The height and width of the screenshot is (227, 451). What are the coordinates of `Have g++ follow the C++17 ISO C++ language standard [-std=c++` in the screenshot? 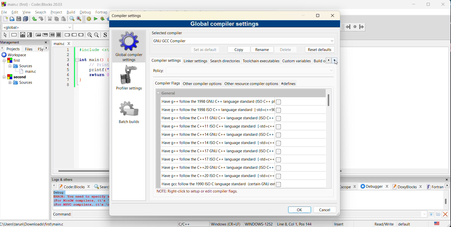 It's located at (223, 160).